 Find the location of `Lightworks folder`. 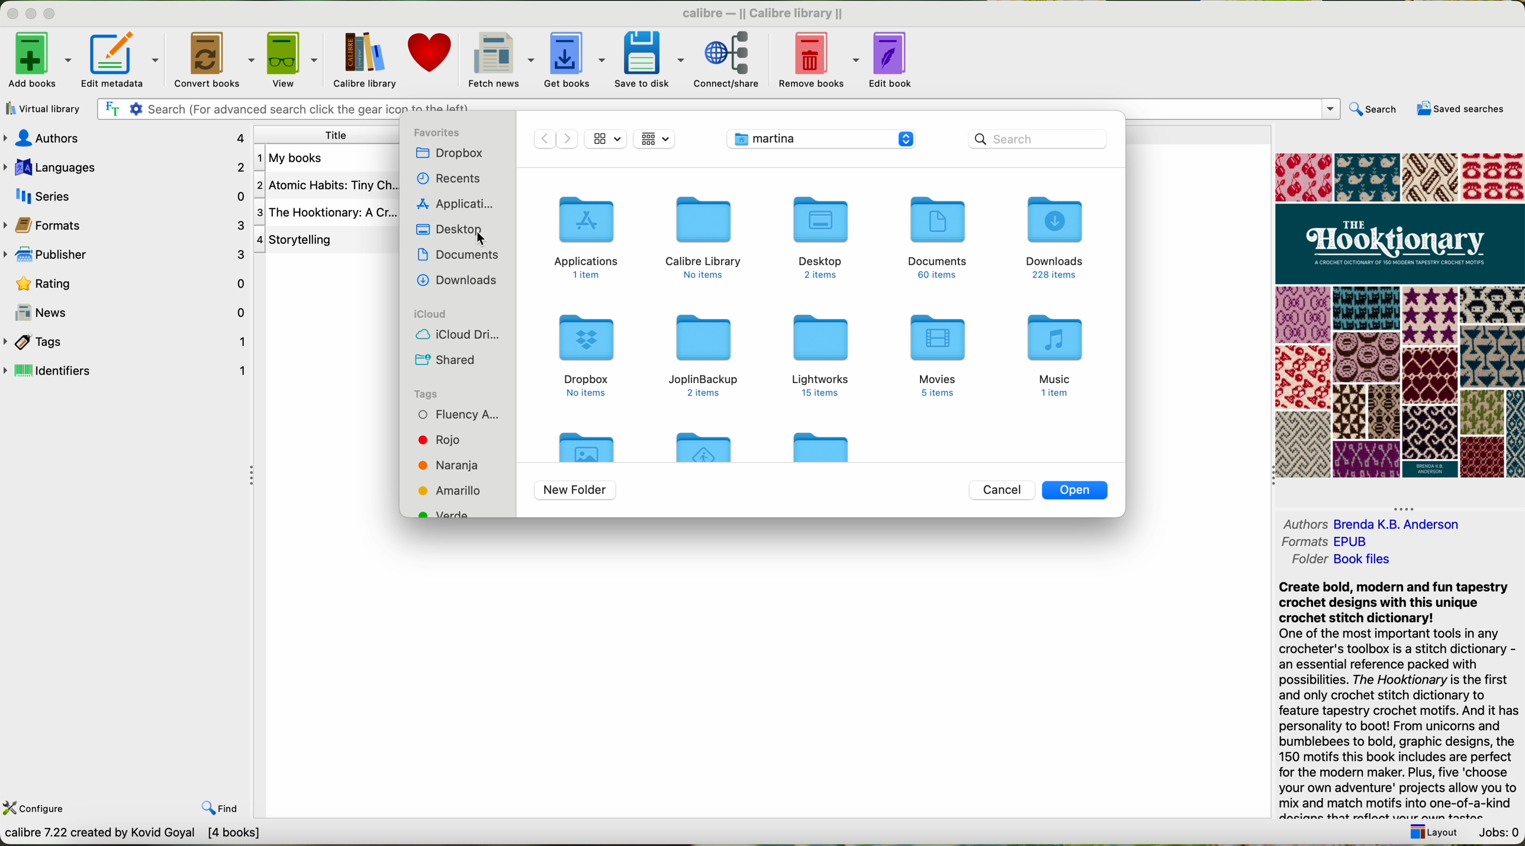

Lightworks folder is located at coordinates (822, 354).